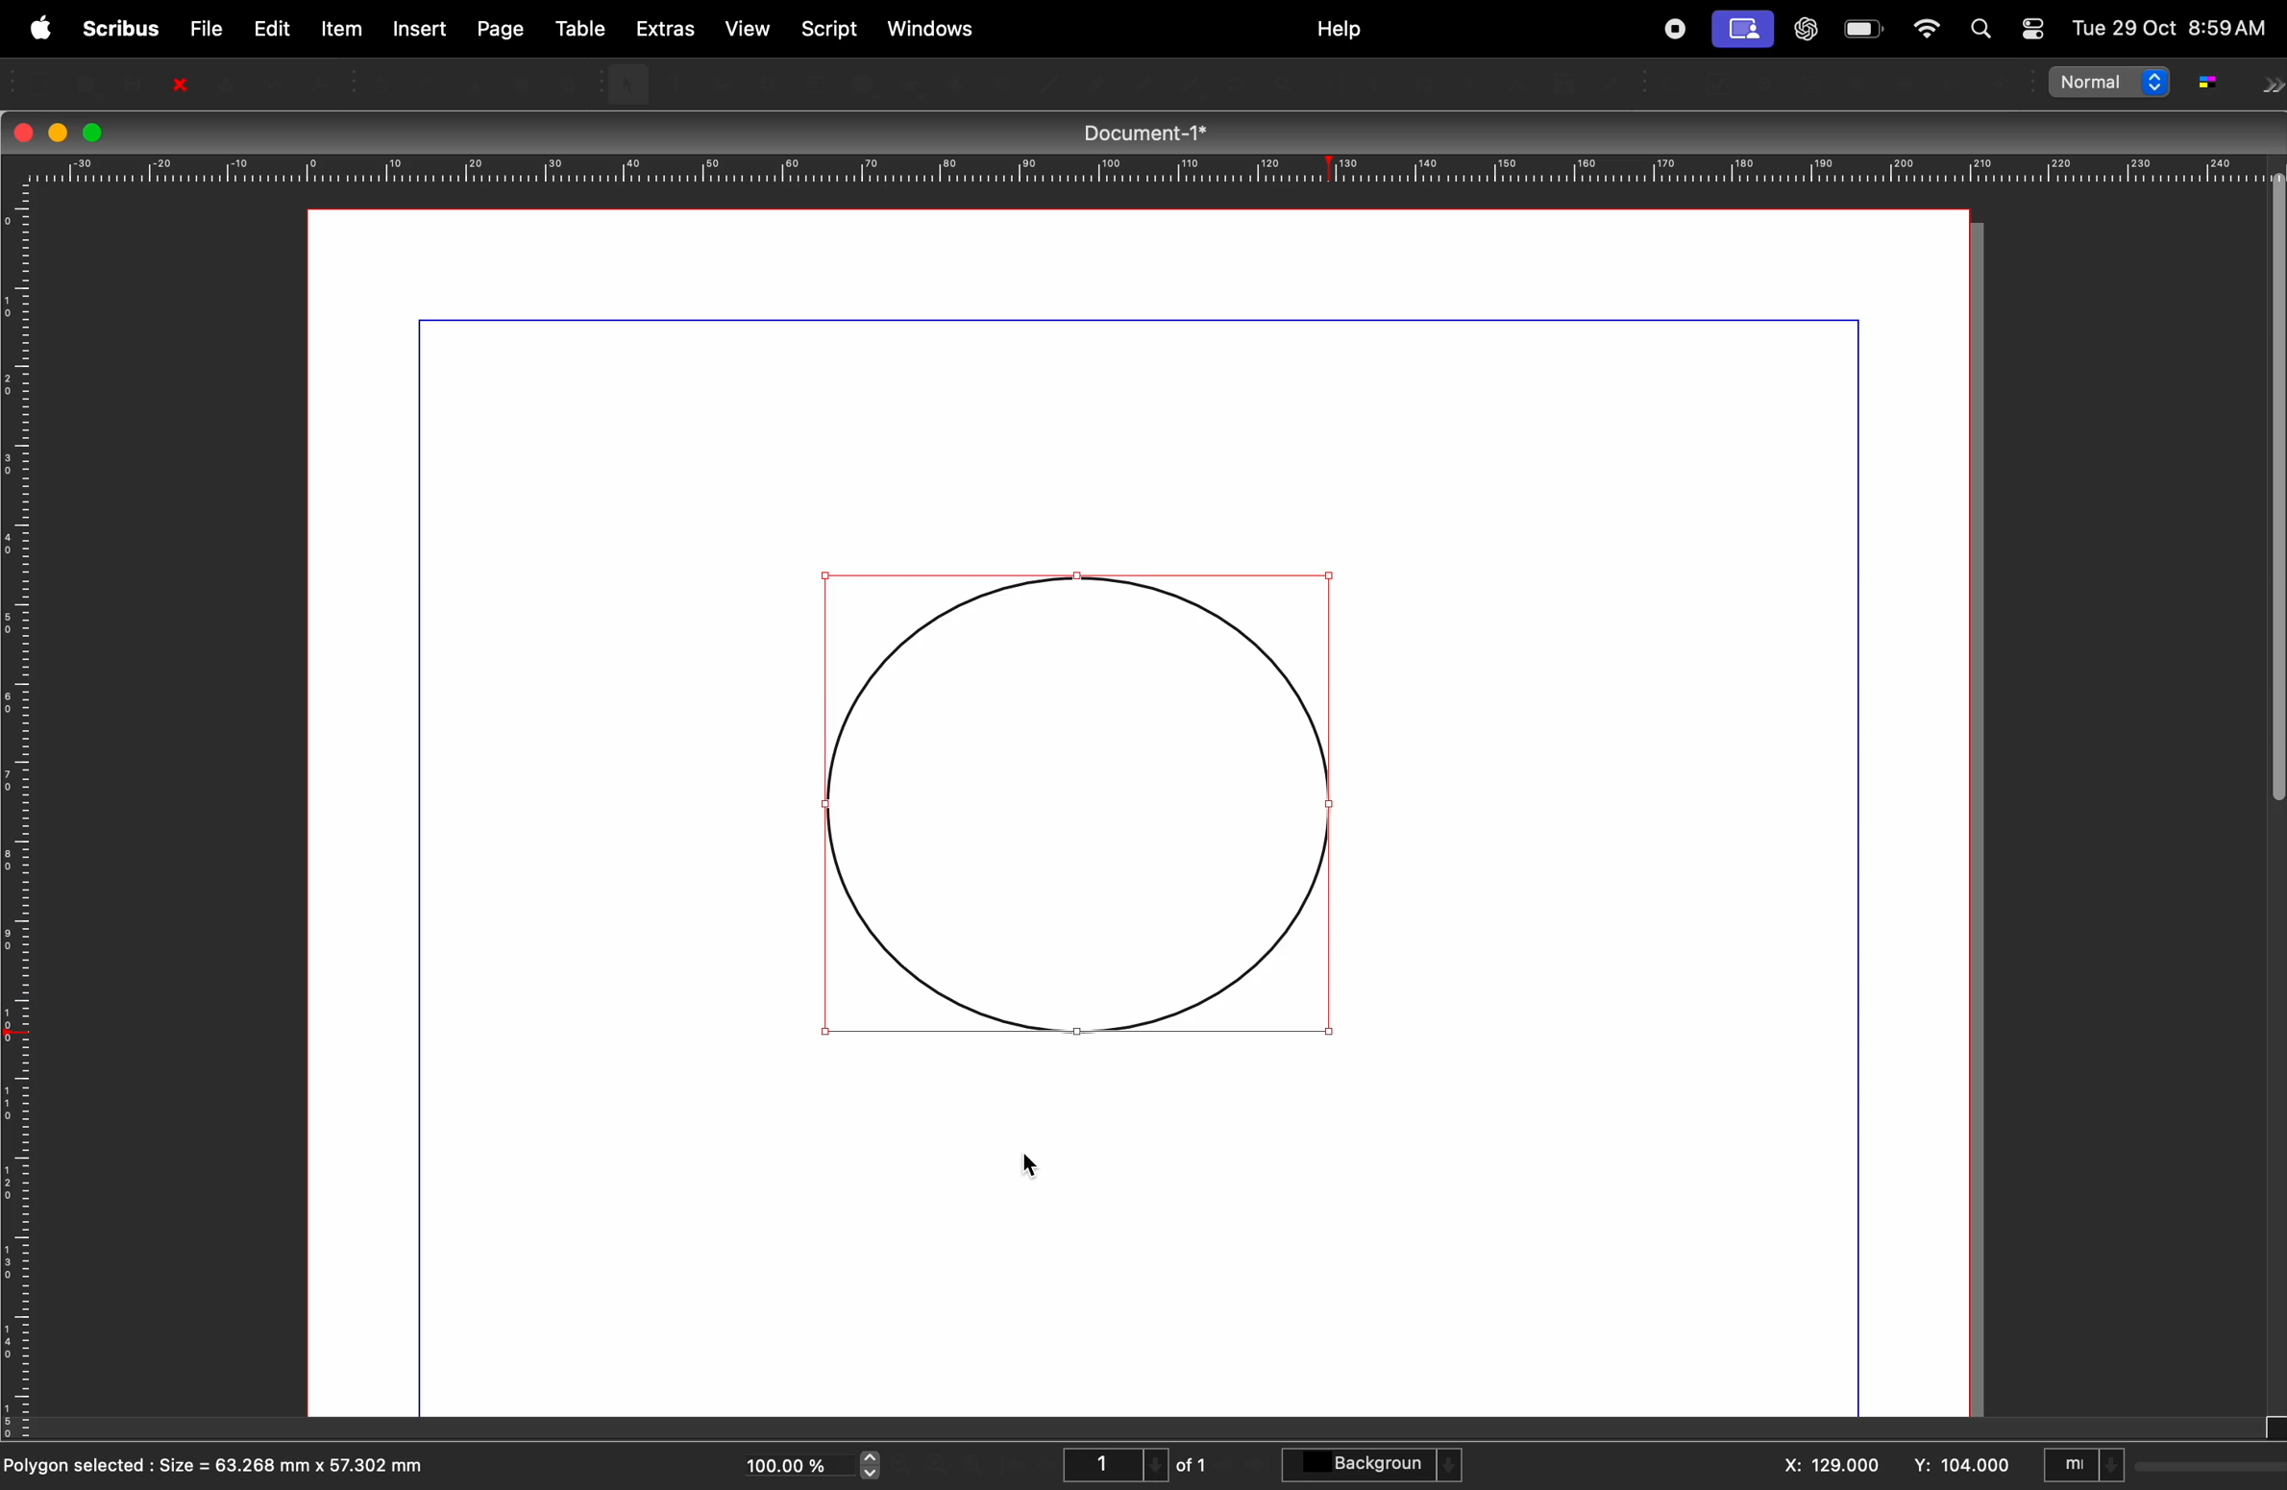 This screenshot has width=2287, height=1490. Describe the element at coordinates (1806, 27) in the screenshot. I see `chatgpt` at that location.